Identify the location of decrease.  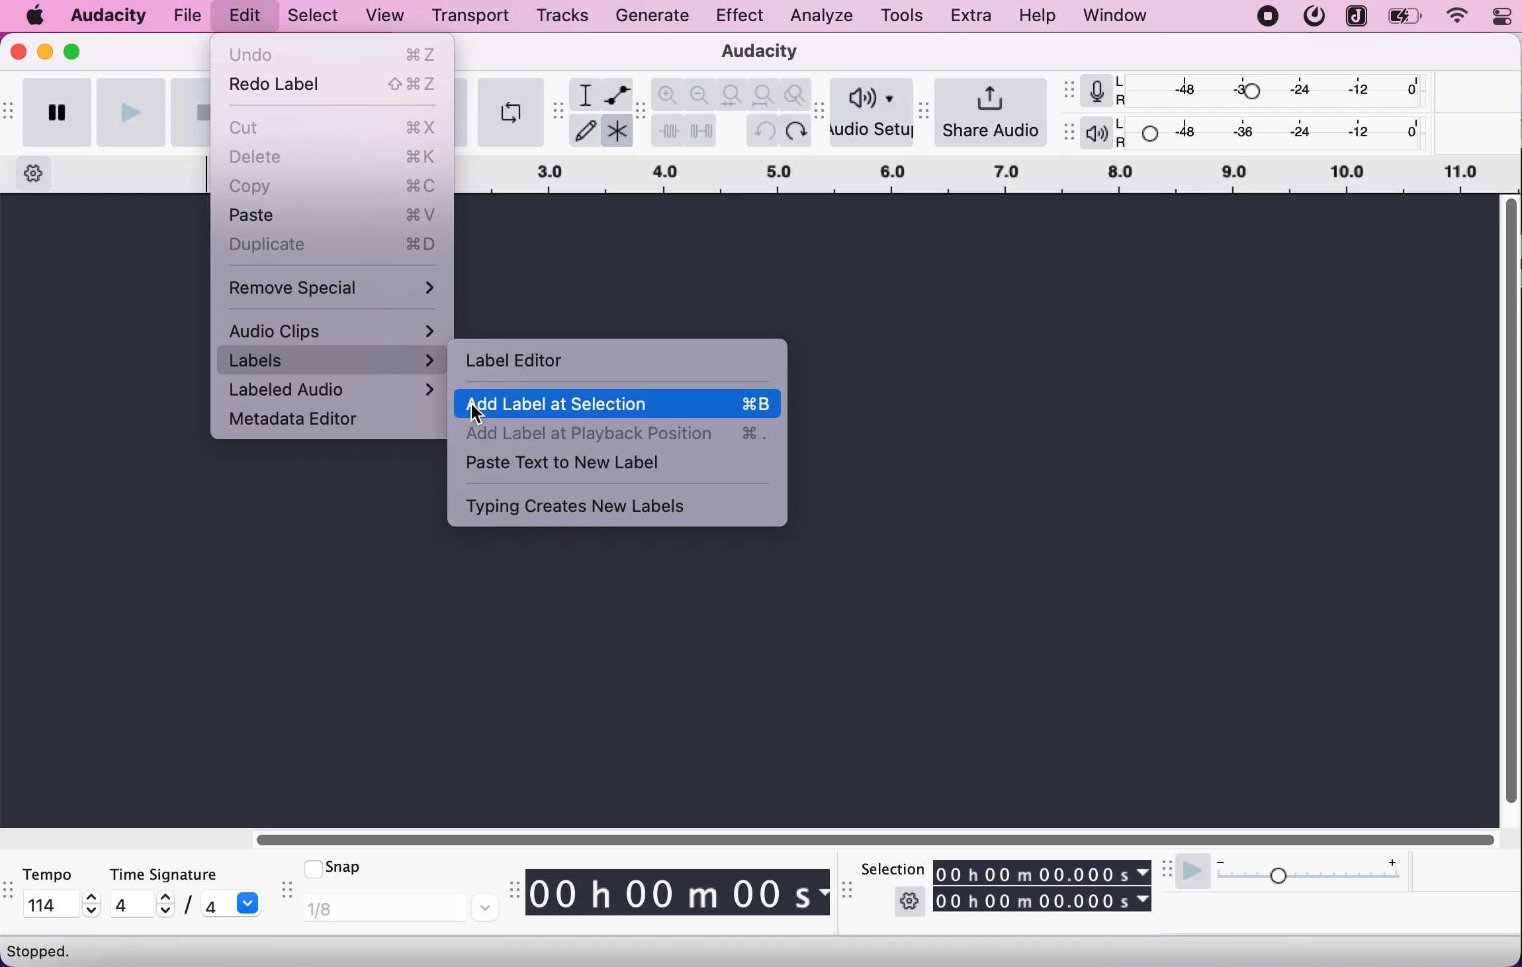
(92, 912).